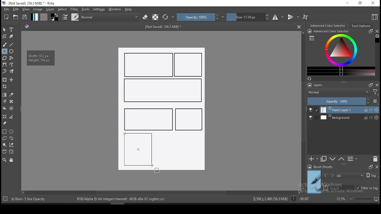 This screenshot has width=381, height=214. What do you see at coordinates (4, 51) in the screenshot?
I see `rectangle tool` at bounding box center [4, 51].